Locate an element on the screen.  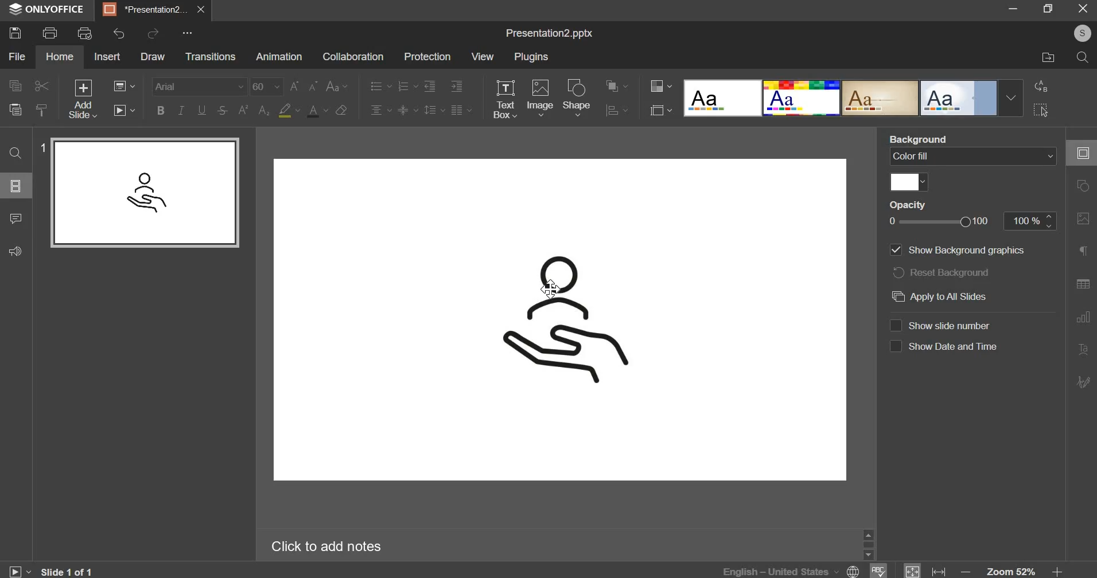
language is located at coordinates (793, 570).